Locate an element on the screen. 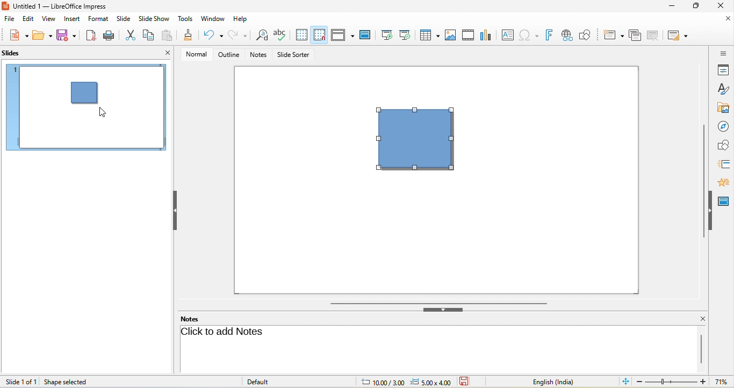 This screenshot has height=388, width=734. hide is located at coordinates (445, 311).